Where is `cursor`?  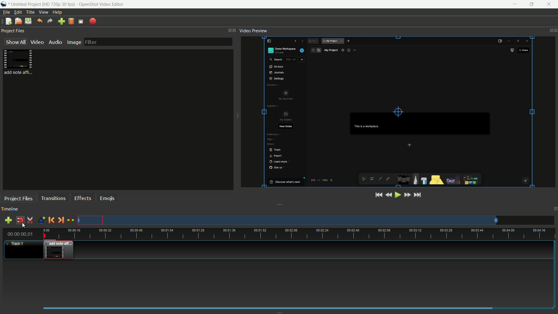
cursor is located at coordinates (23, 227).